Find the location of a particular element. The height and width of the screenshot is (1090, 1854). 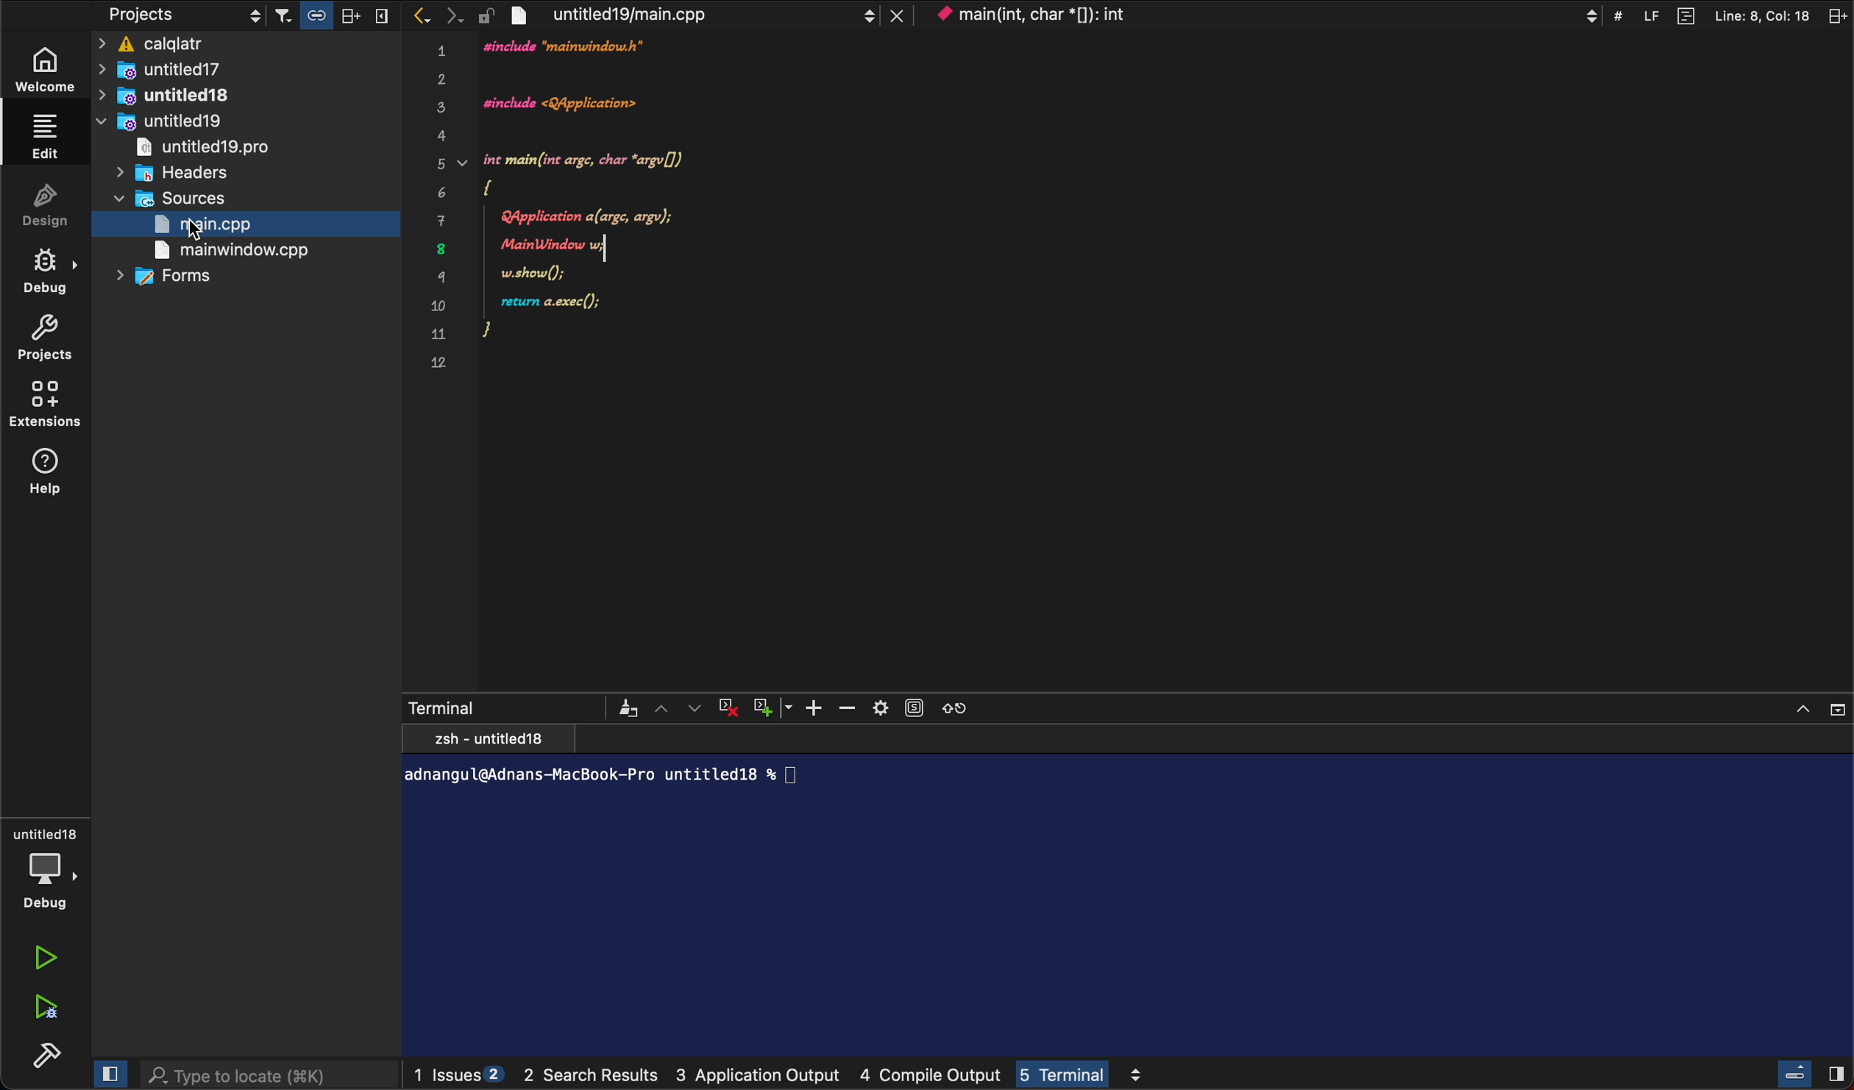

Close Terminal is located at coordinates (728, 707).